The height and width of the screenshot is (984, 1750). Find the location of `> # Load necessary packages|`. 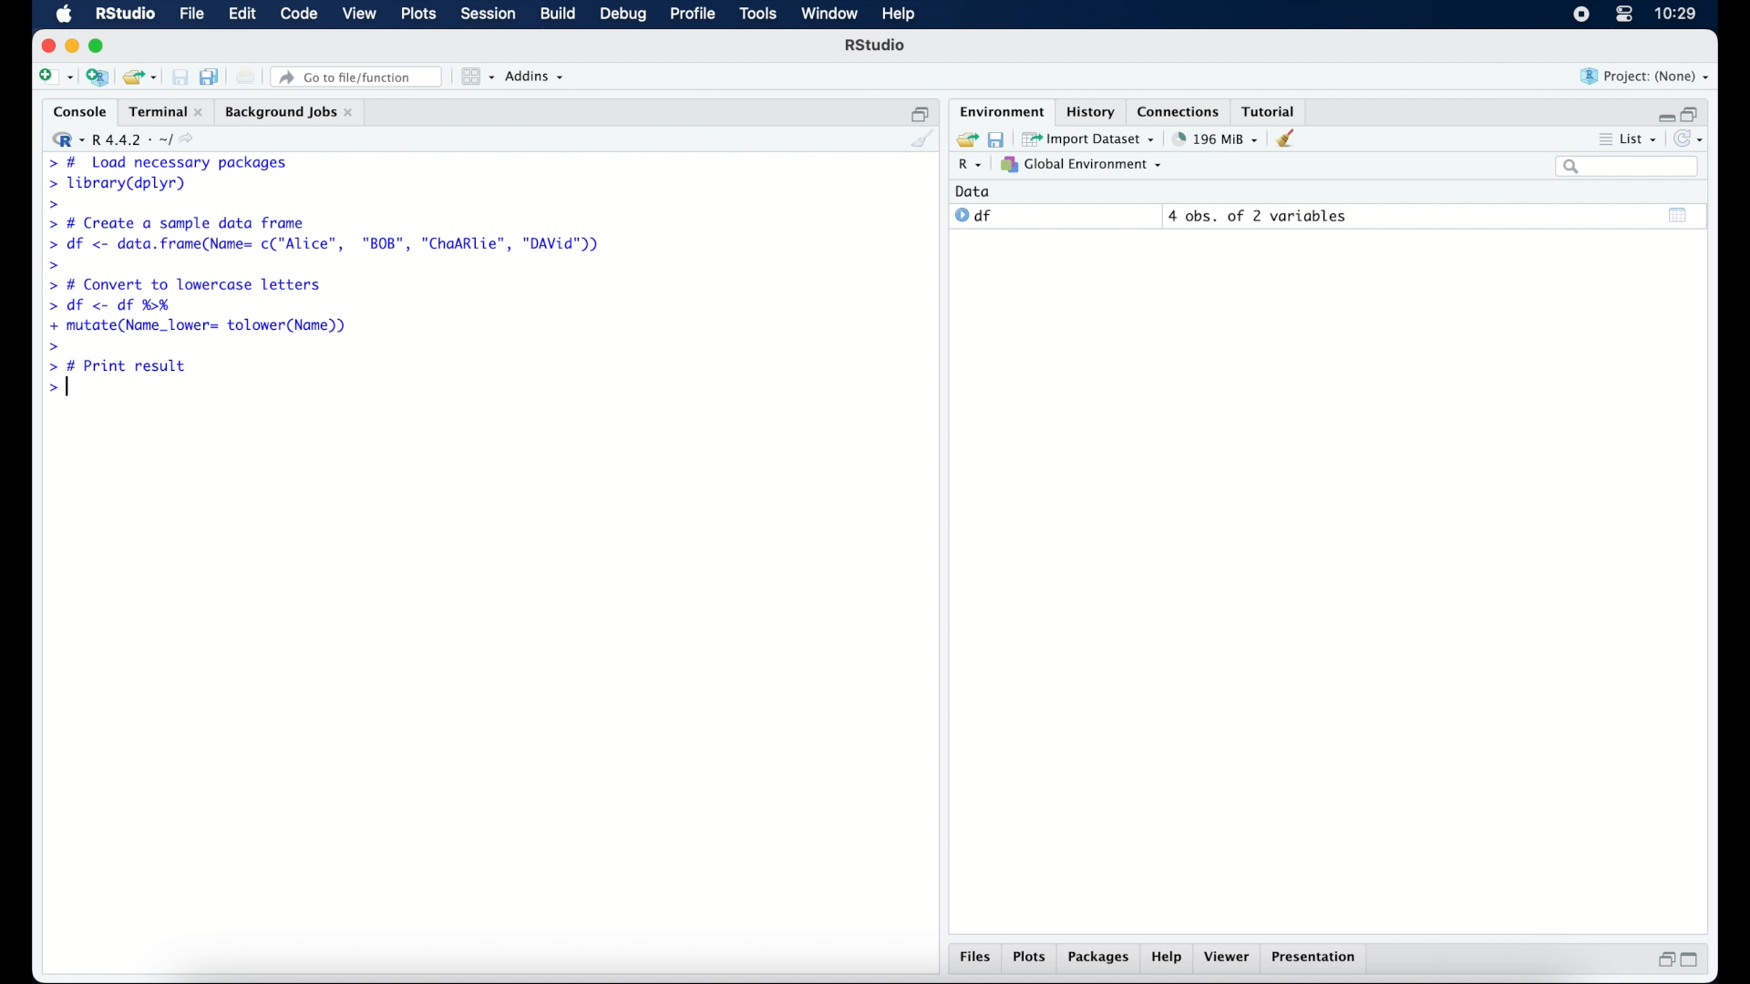

> # Load necessary packages| is located at coordinates (166, 161).